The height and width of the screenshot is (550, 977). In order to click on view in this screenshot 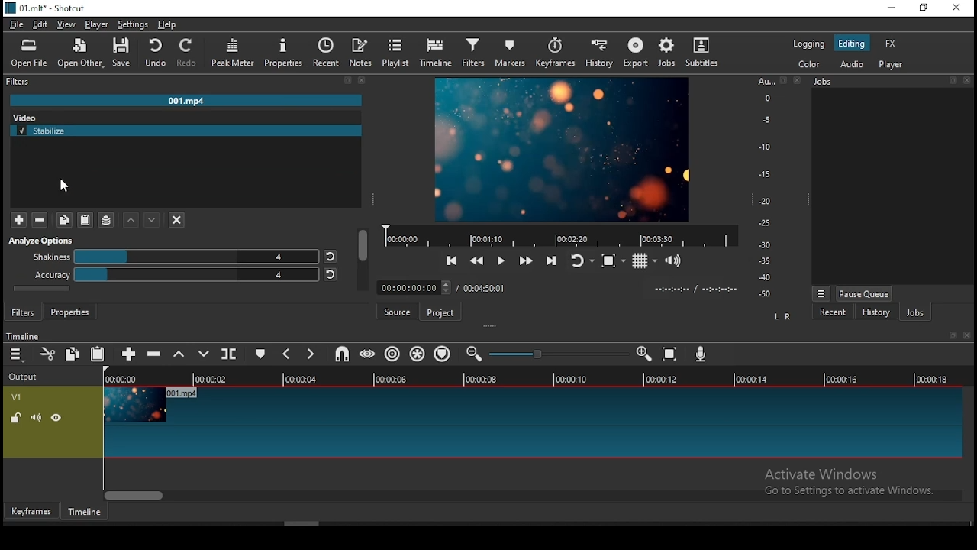, I will do `click(67, 25)`.